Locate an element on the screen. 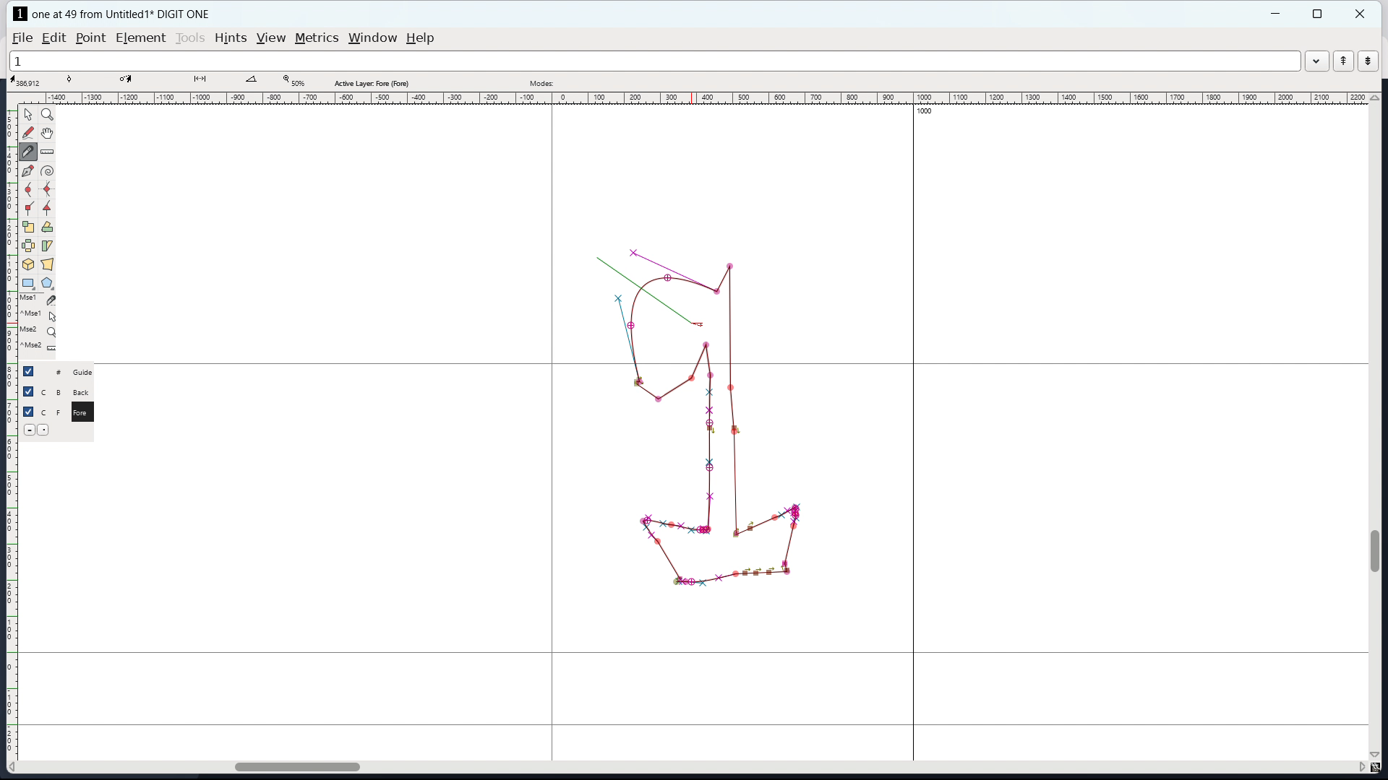  logo is located at coordinates (20, 14).